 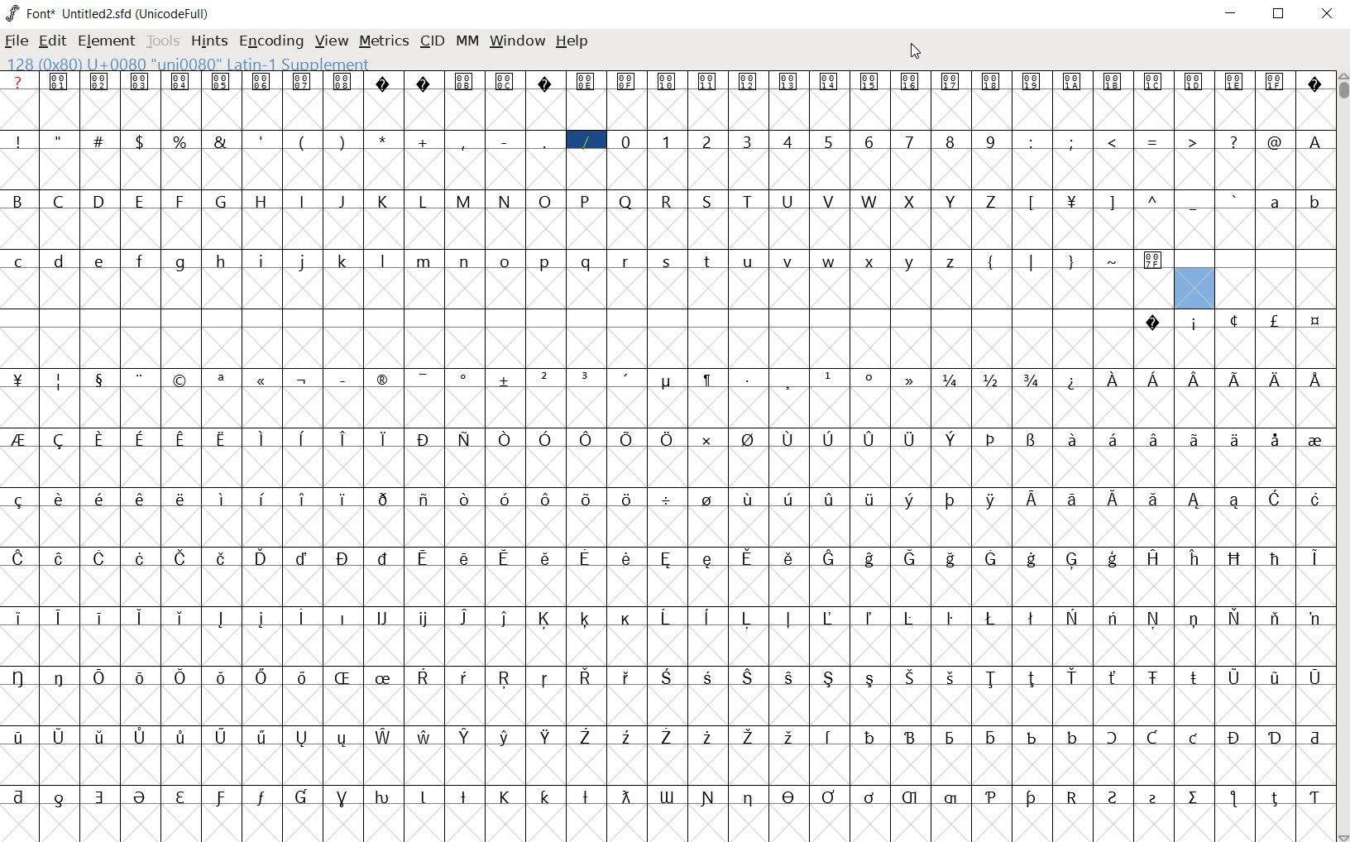 I want to click on glyph, so click(x=1235, y=558).